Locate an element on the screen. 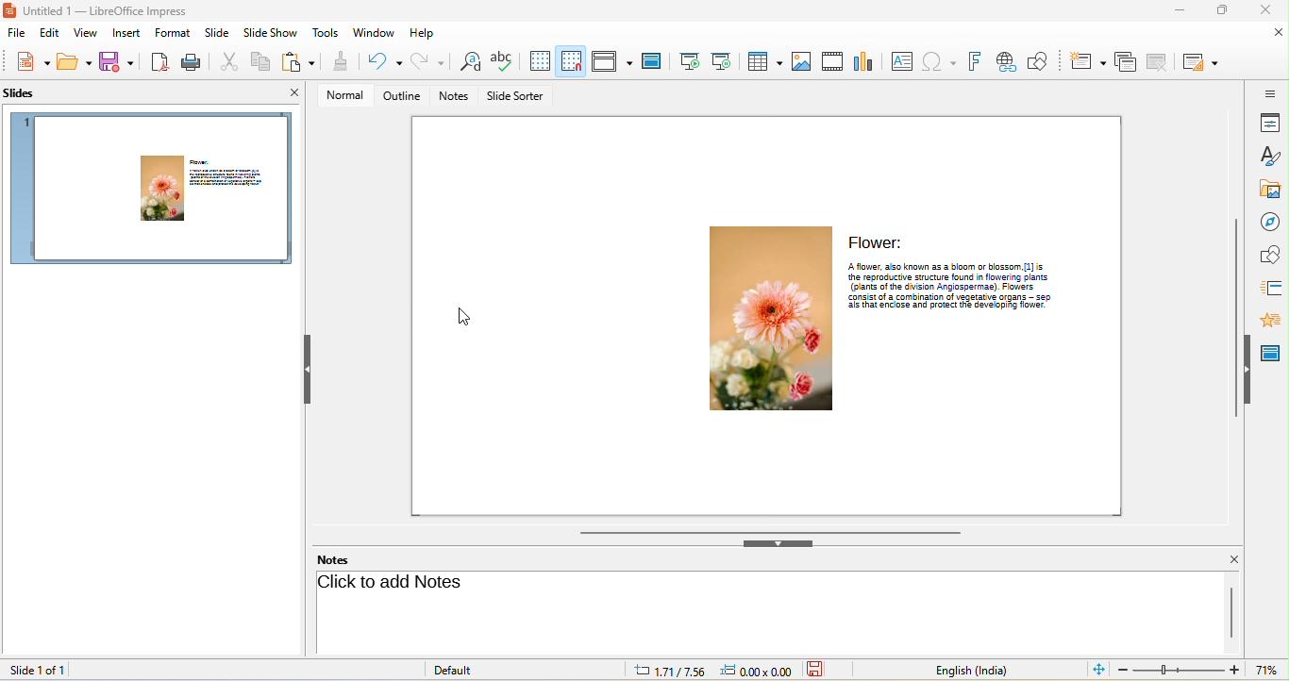 The image size is (1289, 681). start from first slide is located at coordinates (689, 61).